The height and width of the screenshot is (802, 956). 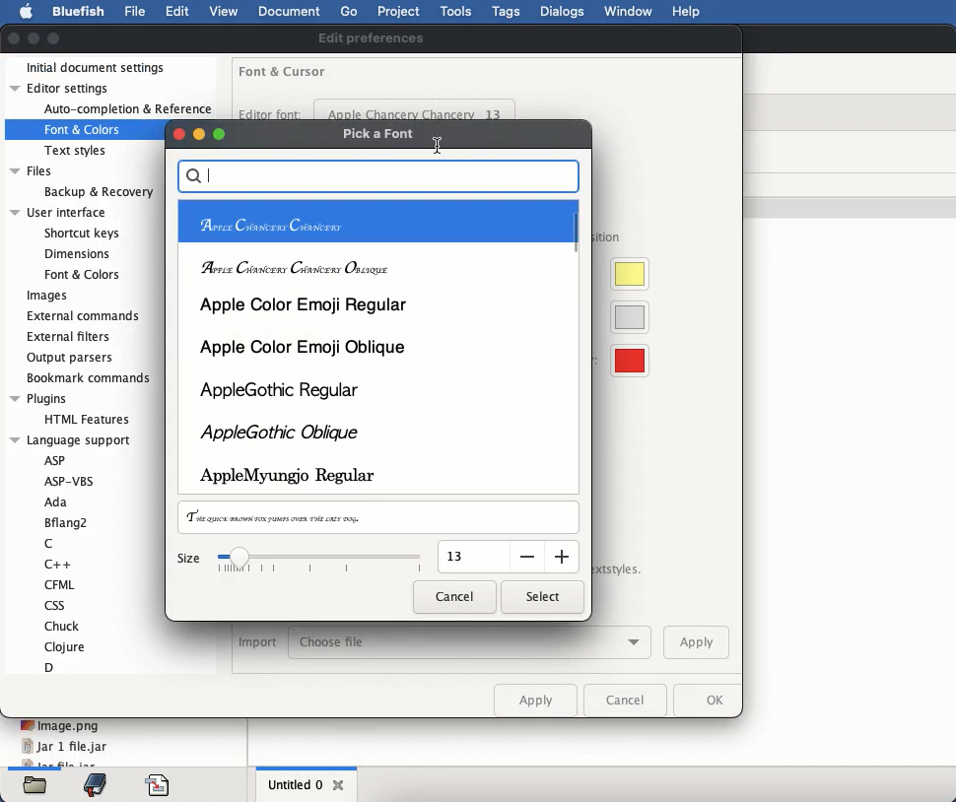 What do you see at coordinates (176, 11) in the screenshot?
I see `edit` at bounding box center [176, 11].